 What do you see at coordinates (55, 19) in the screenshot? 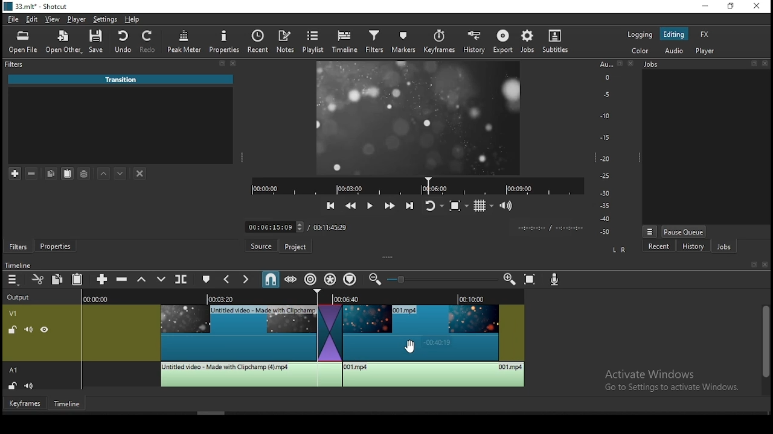
I see `view` at bounding box center [55, 19].